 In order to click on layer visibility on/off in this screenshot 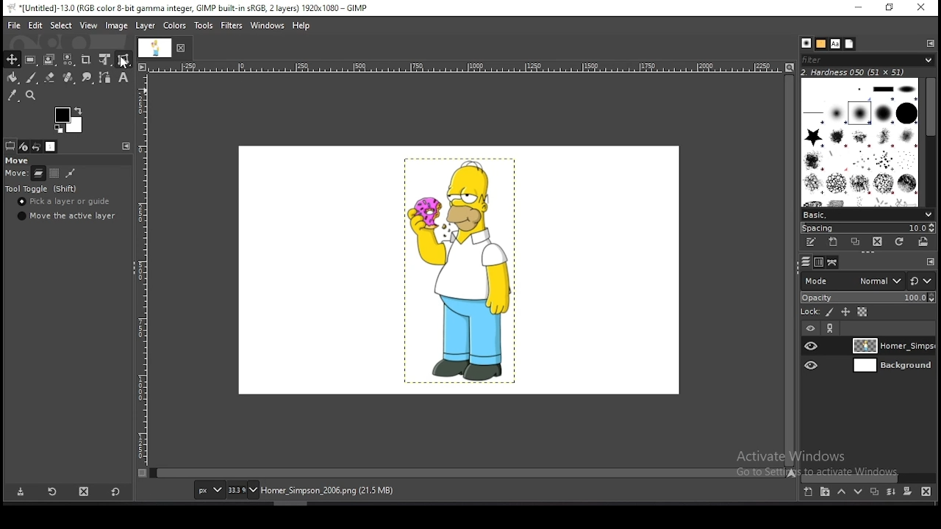, I will do `click(812, 346)`.